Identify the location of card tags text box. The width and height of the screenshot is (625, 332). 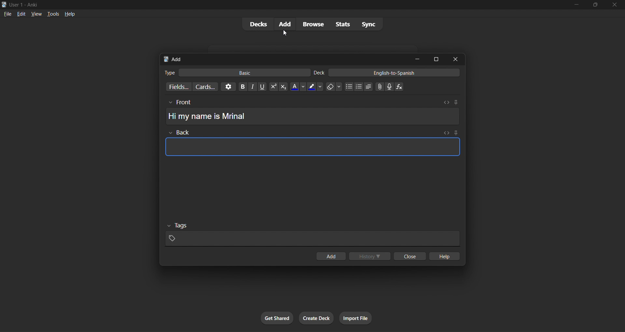
(312, 234).